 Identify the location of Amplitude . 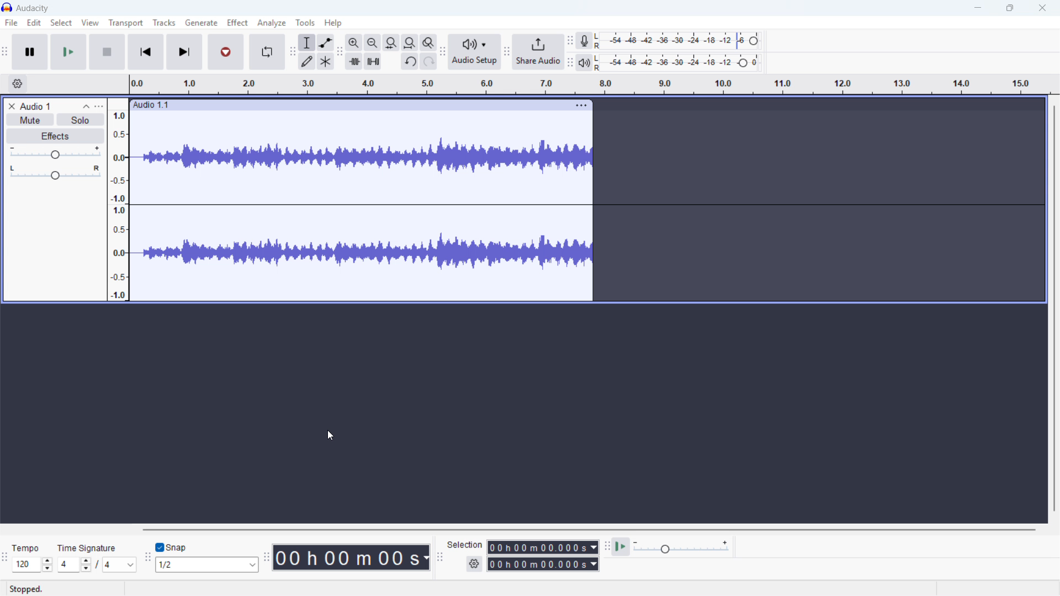
(118, 199).